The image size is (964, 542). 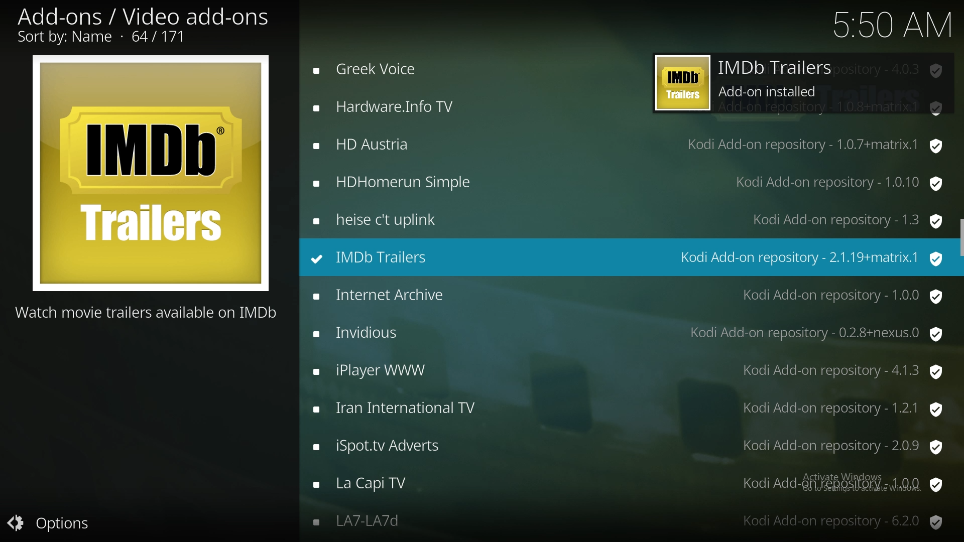 I want to click on video add ons, so click(x=143, y=25).